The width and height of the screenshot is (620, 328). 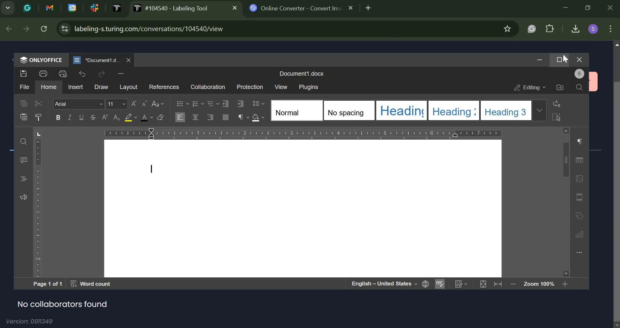 What do you see at coordinates (79, 103) in the screenshot?
I see `Arial` at bounding box center [79, 103].